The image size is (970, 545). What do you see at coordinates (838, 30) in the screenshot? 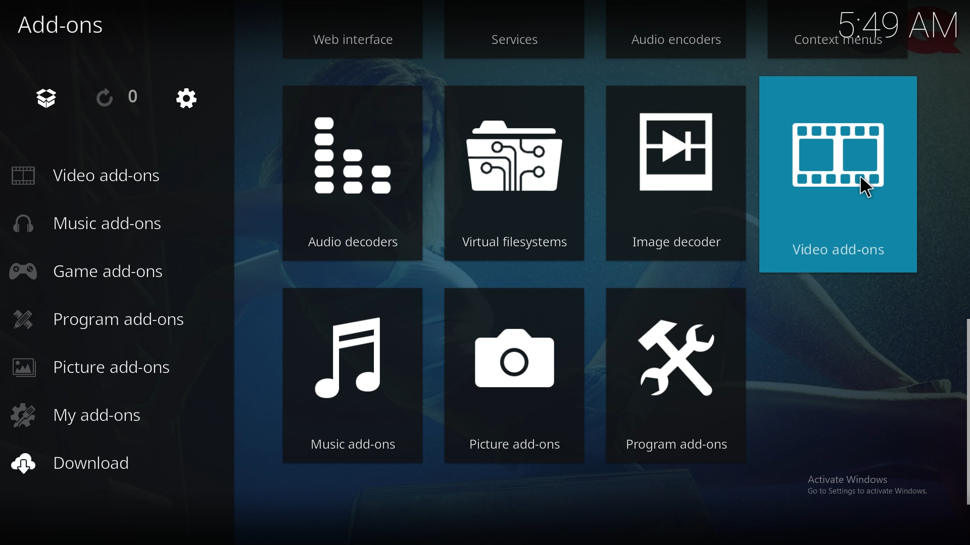
I see `context menus` at bounding box center [838, 30].